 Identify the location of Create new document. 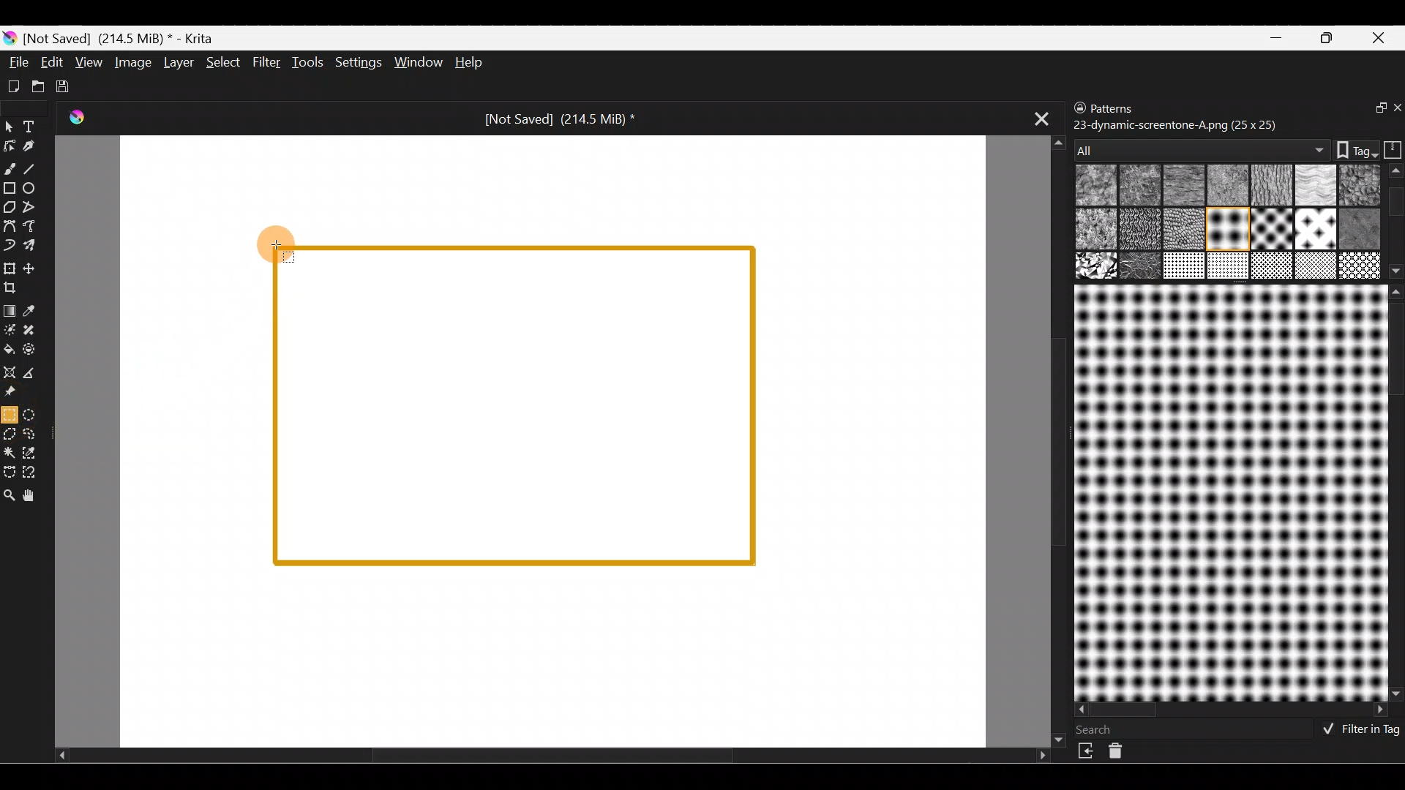
(13, 87).